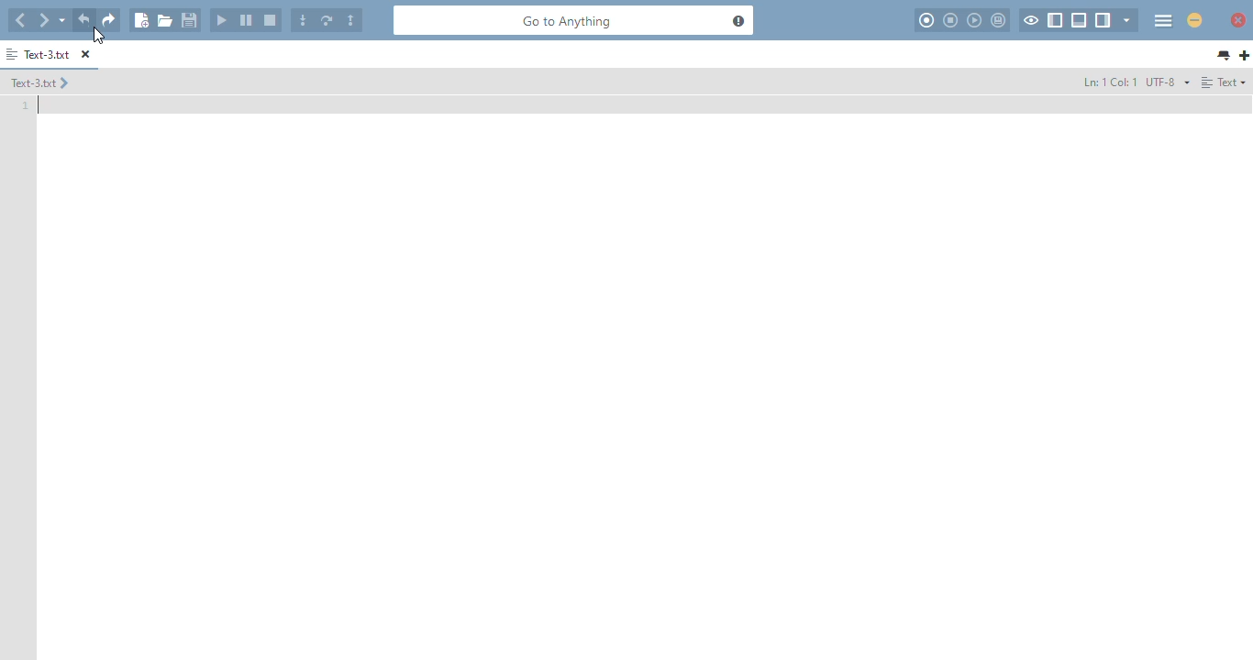 The image size is (1253, 660). Describe the element at coordinates (141, 20) in the screenshot. I see `new file using default language` at that location.